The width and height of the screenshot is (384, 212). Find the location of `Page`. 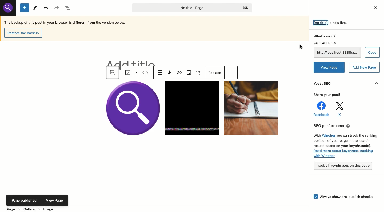

Page is located at coordinates (190, 8).